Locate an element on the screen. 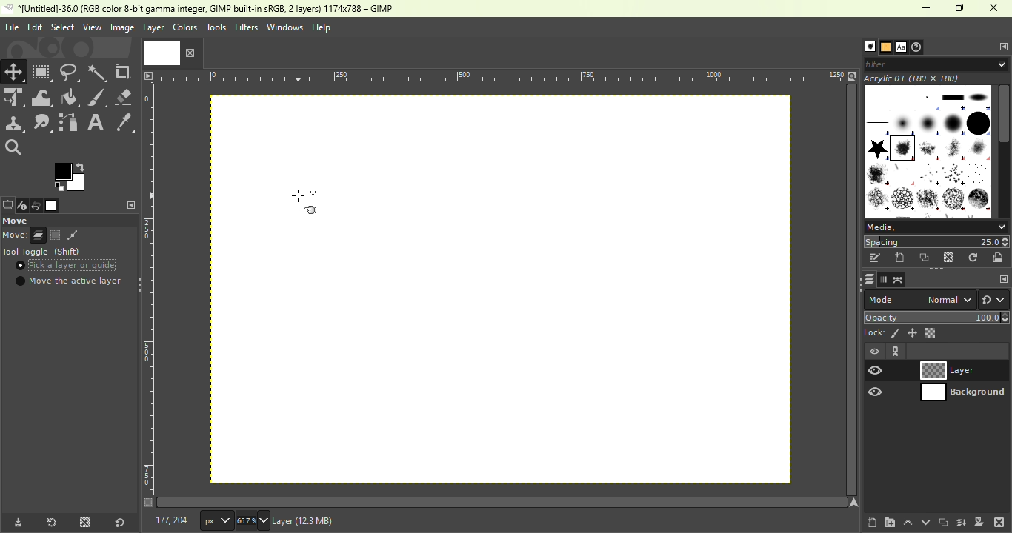  Apply the effect of the layer mask and remove it is located at coordinates (979, 521).